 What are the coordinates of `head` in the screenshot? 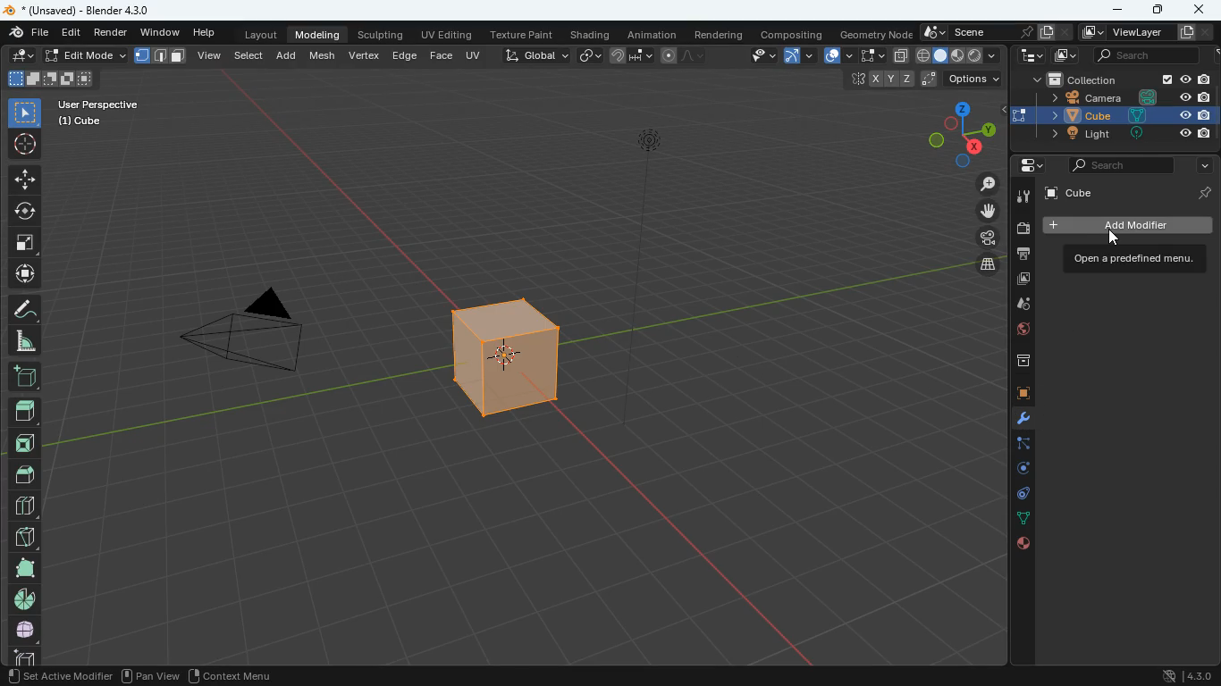 It's located at (24, 411).